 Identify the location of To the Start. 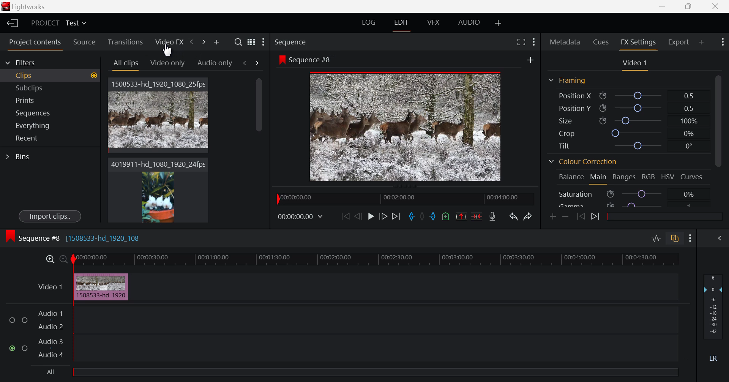
(345, 217).